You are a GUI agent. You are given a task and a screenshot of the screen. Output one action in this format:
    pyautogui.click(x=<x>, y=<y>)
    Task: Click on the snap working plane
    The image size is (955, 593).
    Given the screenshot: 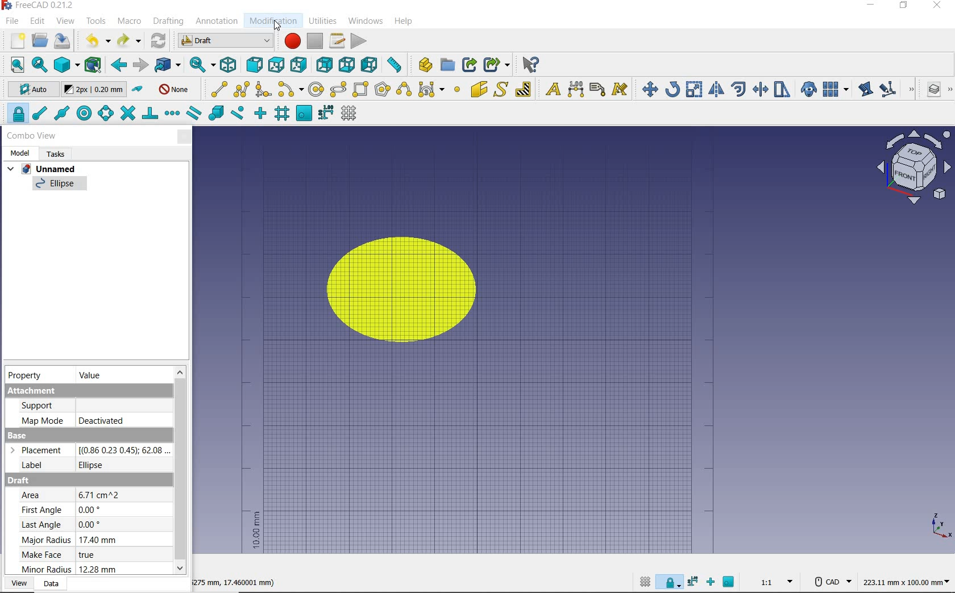 What is the action you would take?
    pyautogui.click(x=303, y=114)
    